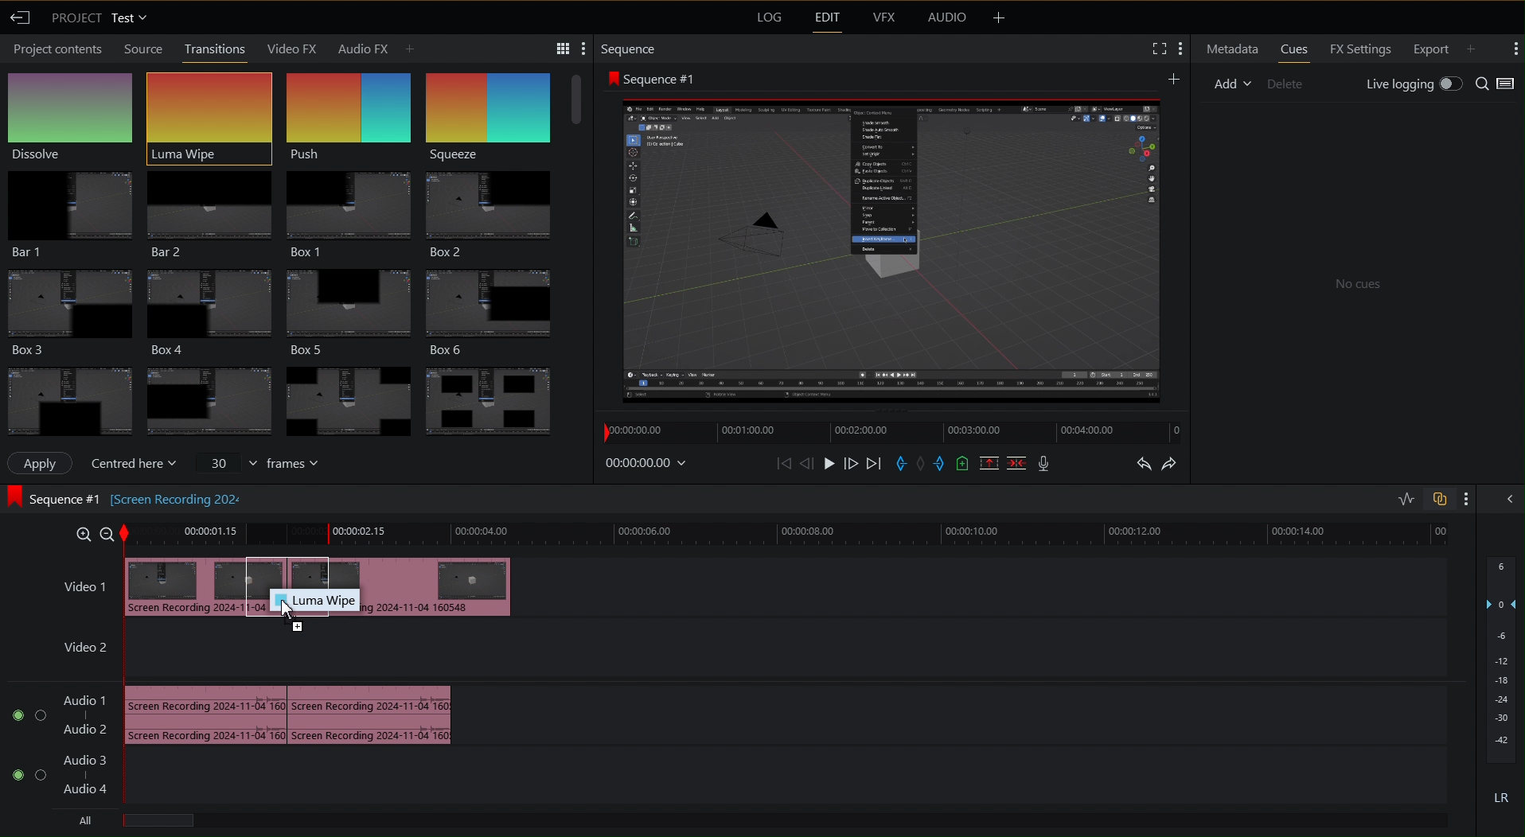  What do you see at coordinates (1175, 77) in the screenshot?
I see `Add` at bounding box center [1175, 77].